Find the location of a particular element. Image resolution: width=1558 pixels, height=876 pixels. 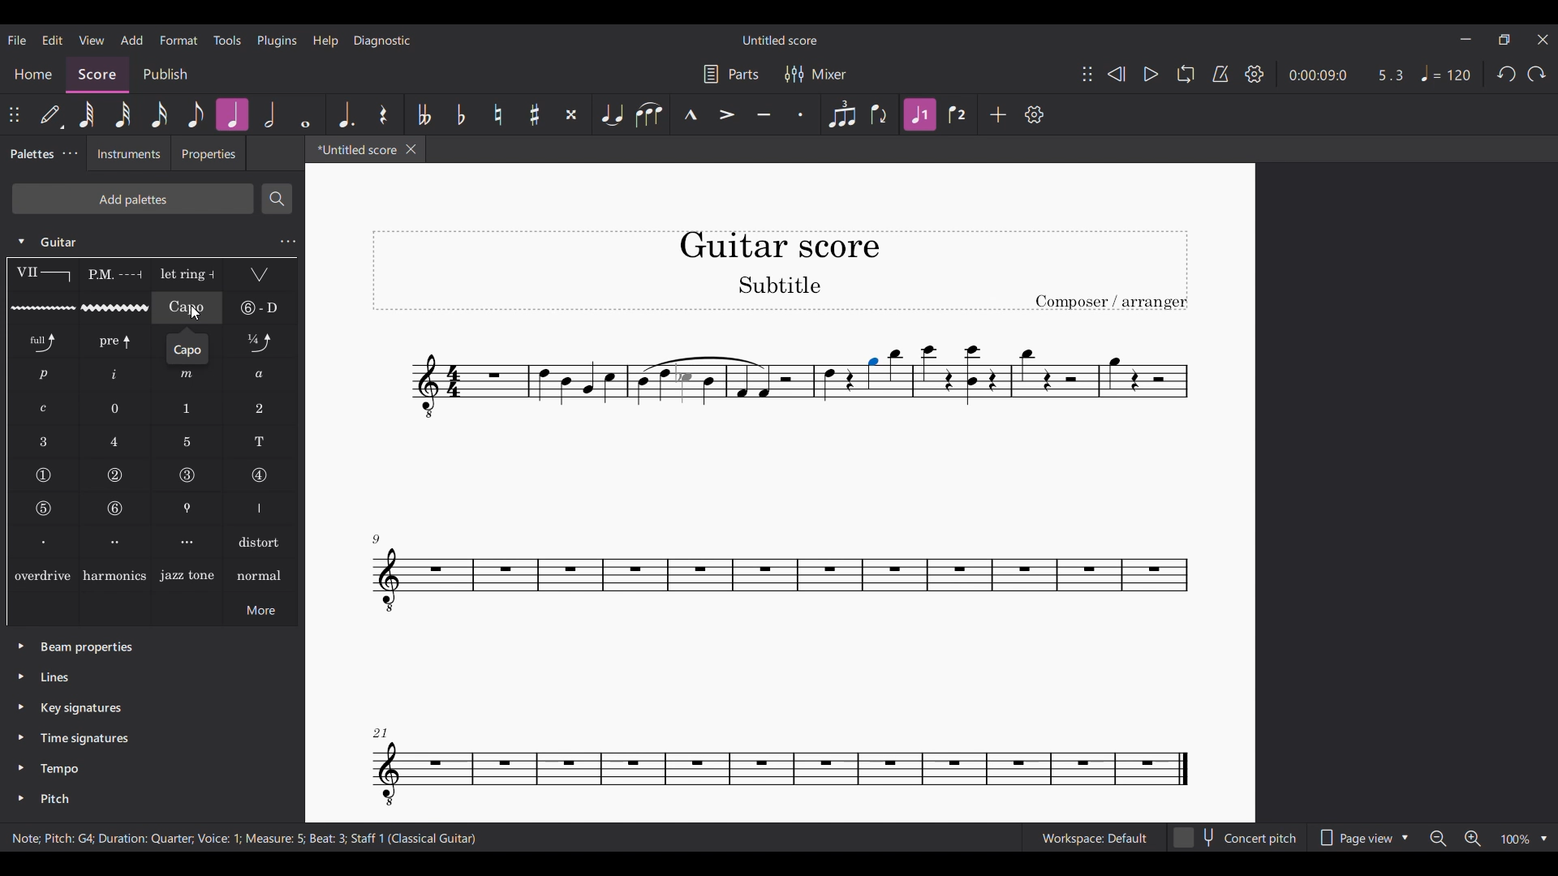

Current tab is located at coordinates (353, 149).